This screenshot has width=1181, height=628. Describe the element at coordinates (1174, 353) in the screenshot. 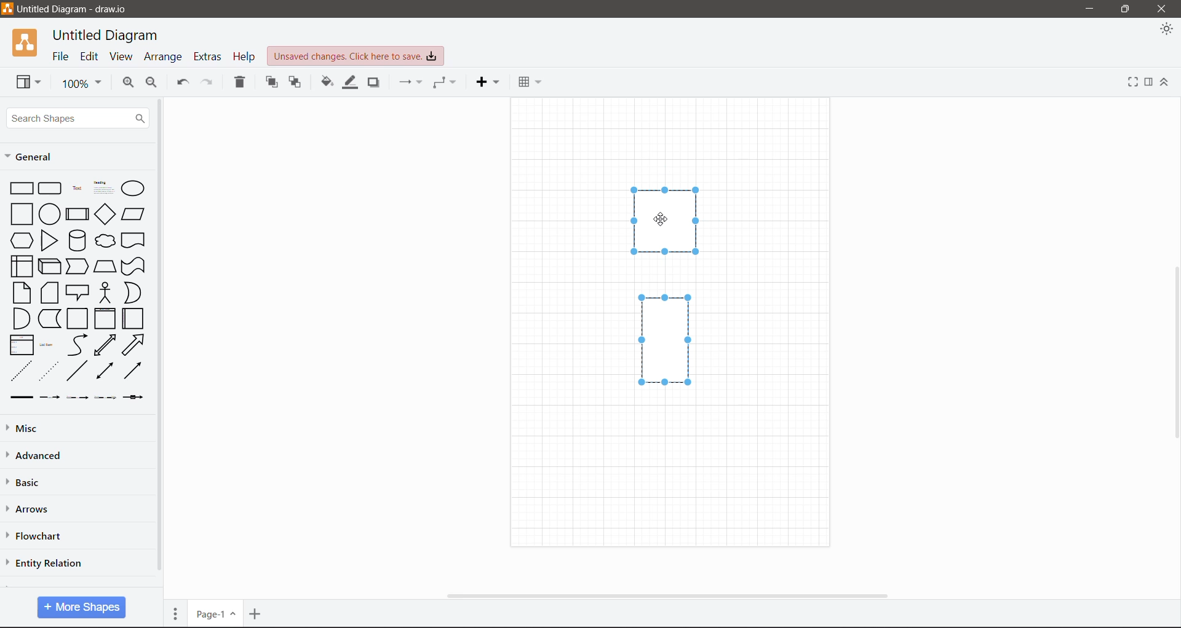

I see `Vertical Scroll Bar` at that location.